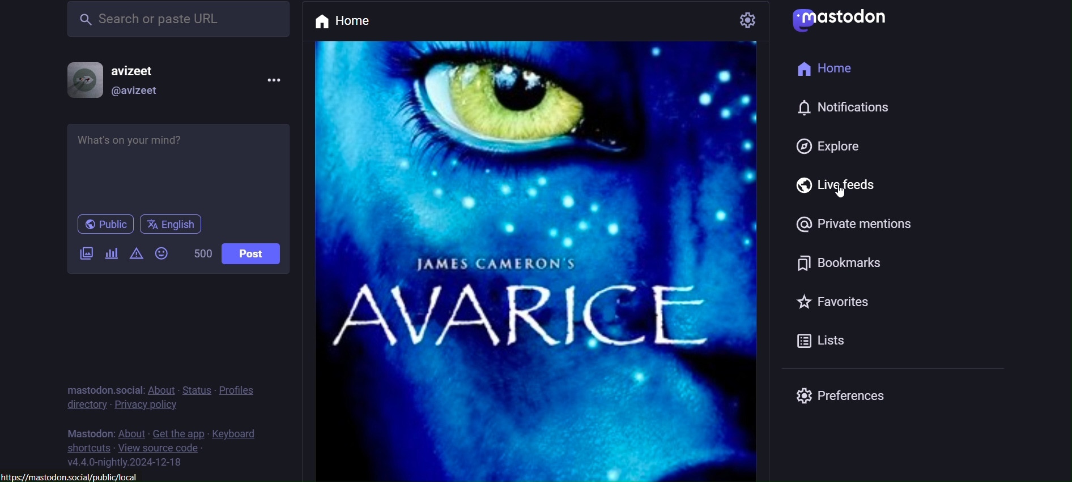  Describe the element at coordinates (835, 302) in the screenshot. I see `favorites` at that location.